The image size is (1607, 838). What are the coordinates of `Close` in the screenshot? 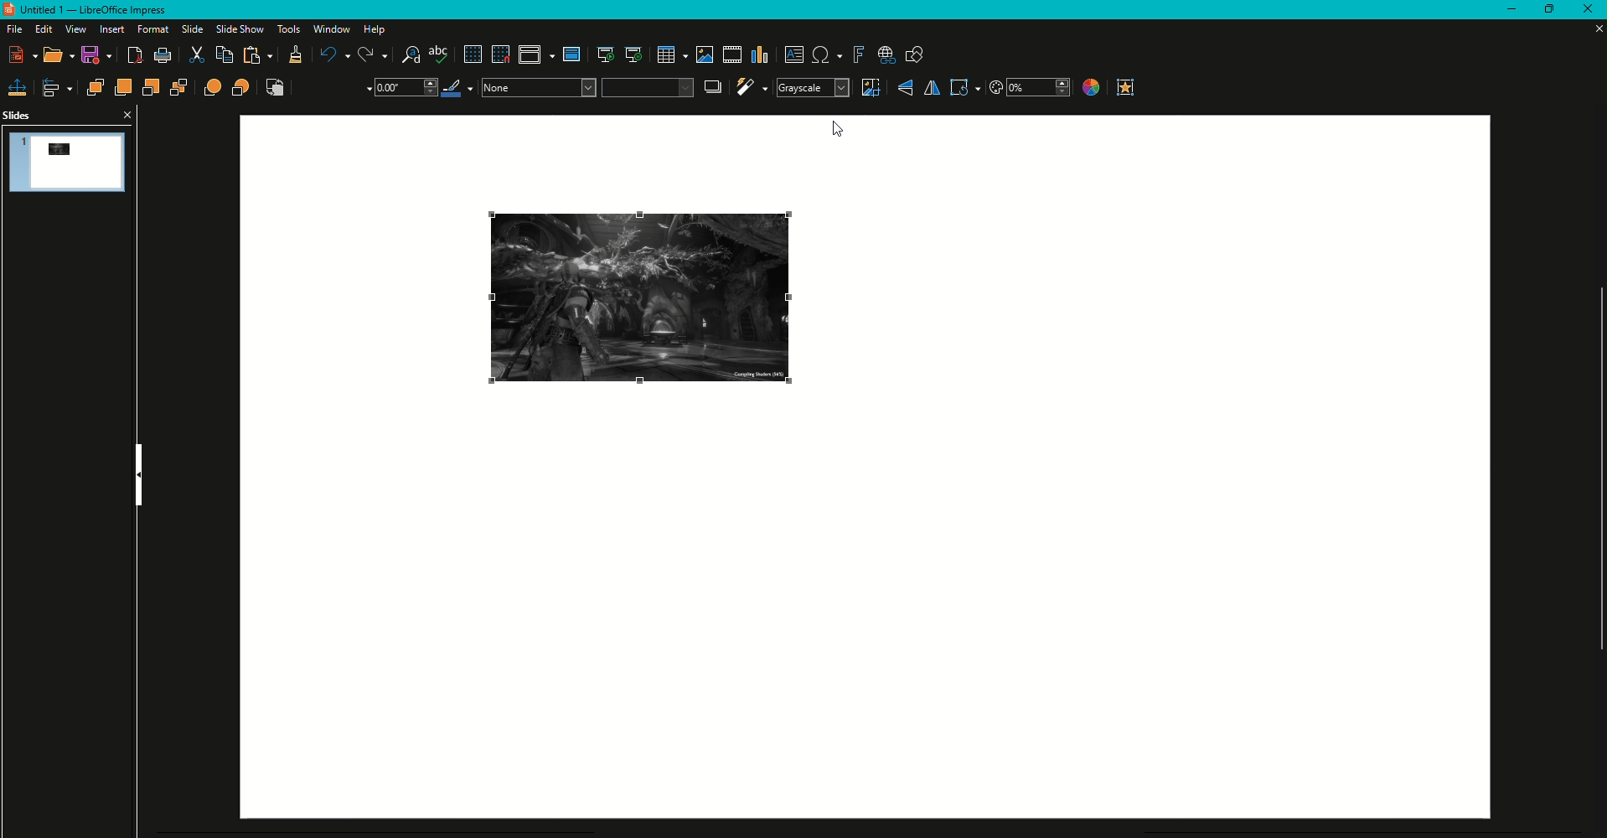 It's located at (1586, 10).